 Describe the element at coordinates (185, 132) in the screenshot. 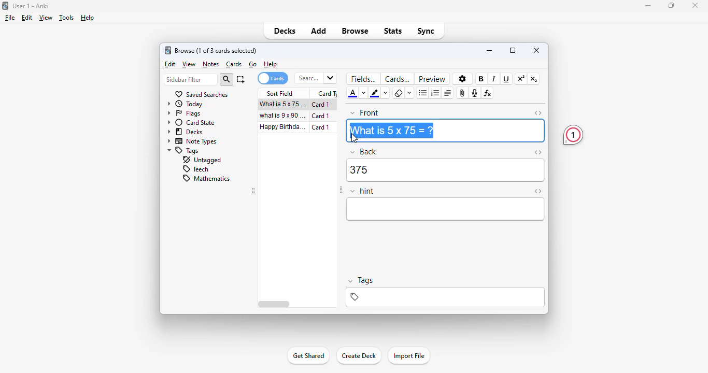

I see `decks` at that location.